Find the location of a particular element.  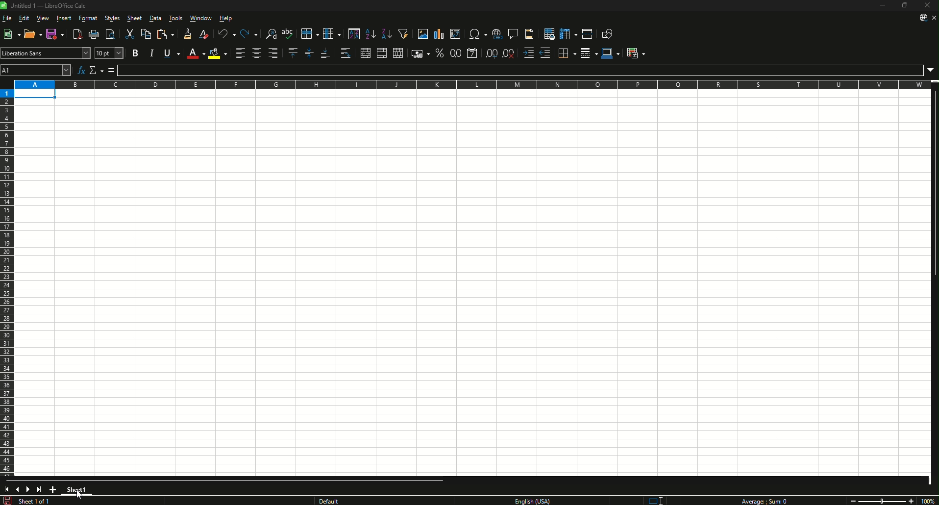

Scroll to last sheet is located at coordinates (39, 489).